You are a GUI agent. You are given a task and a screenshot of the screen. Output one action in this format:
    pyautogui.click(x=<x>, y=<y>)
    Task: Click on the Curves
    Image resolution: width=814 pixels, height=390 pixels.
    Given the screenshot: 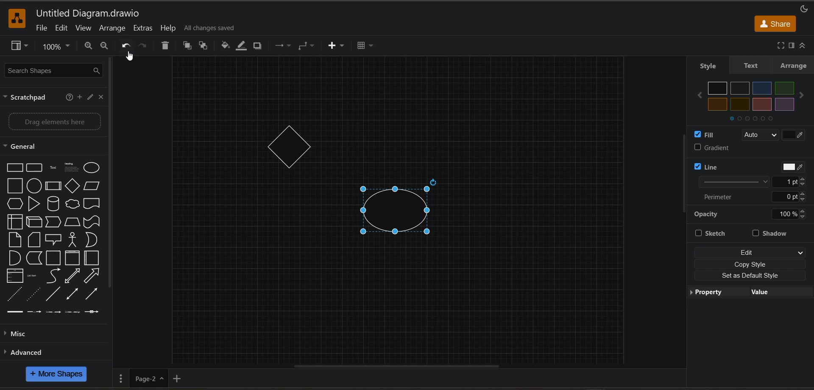 What is the action you would take?
    pyautogui.click(x=54, y=276)
    